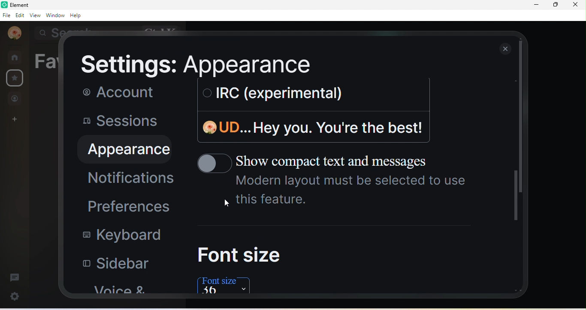  What do you see at coordinates (122, 149) in the screenshot?
I see `appearance` at bounding box center [122, 149].